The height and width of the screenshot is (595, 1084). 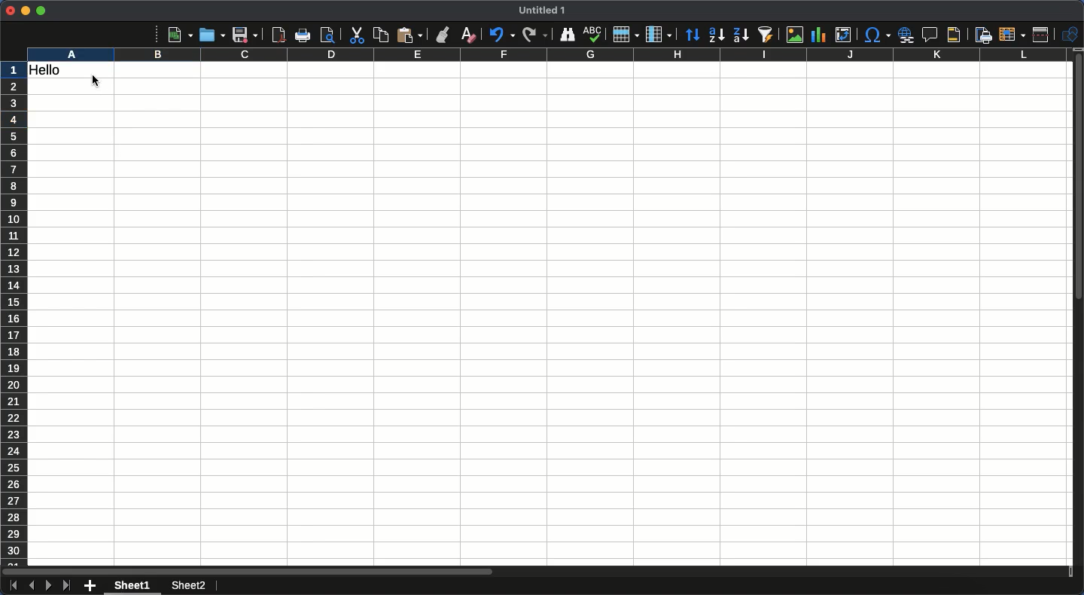 I want to click on Previous sheet, so click(x=31, y=585).